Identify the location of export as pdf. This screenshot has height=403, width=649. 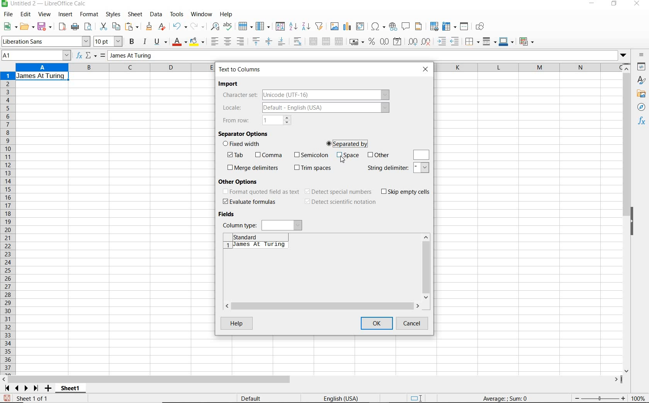
(61, 27).